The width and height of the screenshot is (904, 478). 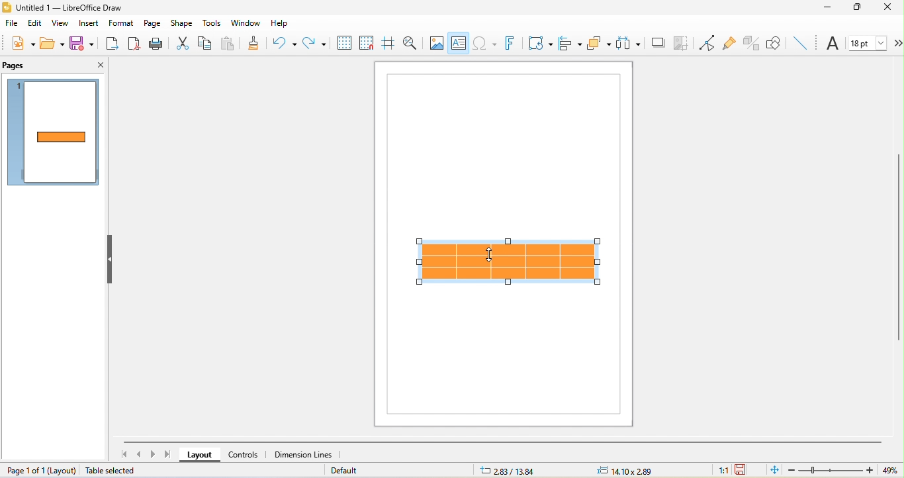 What do you see at coordinates (599, 42) in the screenshot?
I see `arrange` at bounding box center [599, 42].